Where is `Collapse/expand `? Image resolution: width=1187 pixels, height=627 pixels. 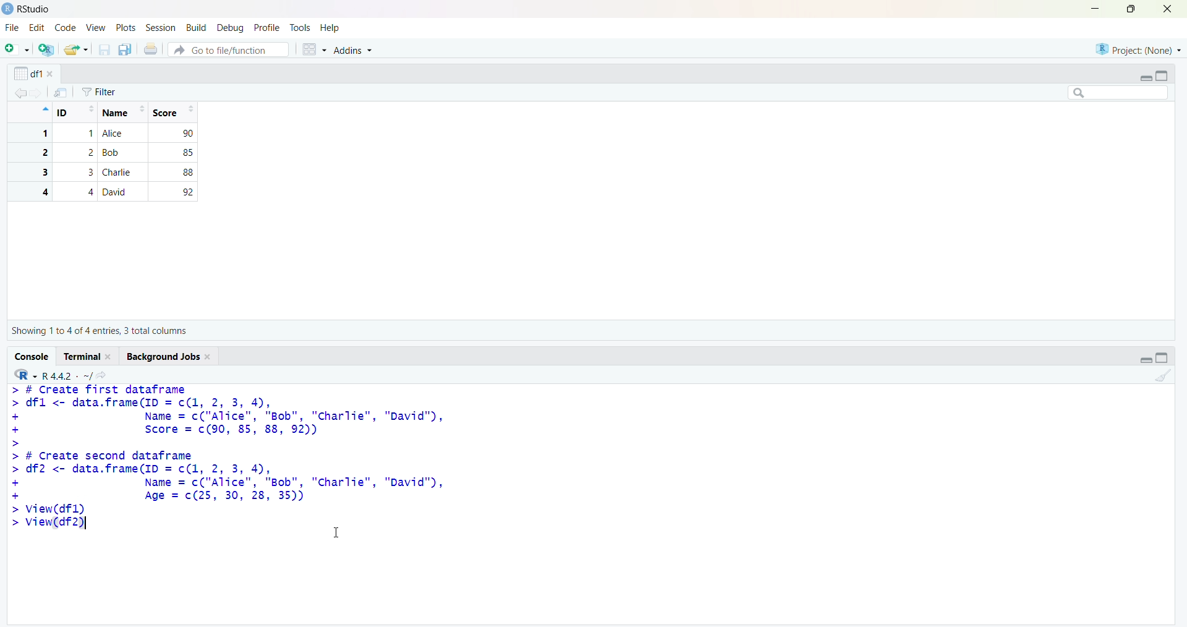 Collapse/expand  is located at coordinates (1145, 79).